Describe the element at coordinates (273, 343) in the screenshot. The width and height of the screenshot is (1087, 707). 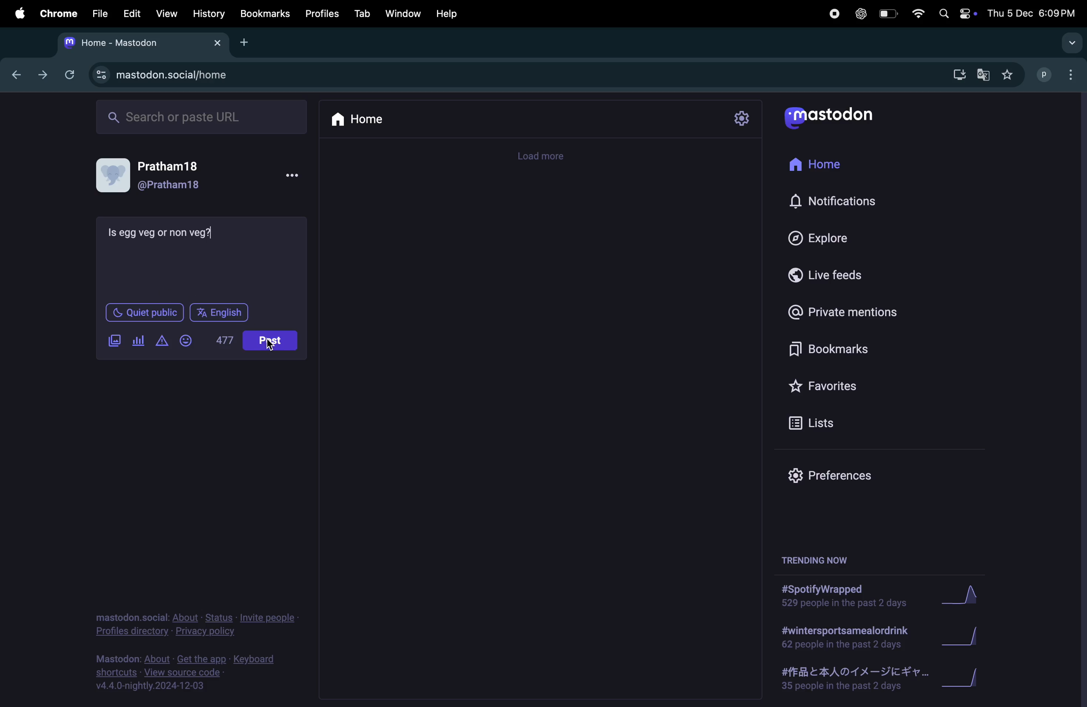
I see `user profile` at that location.